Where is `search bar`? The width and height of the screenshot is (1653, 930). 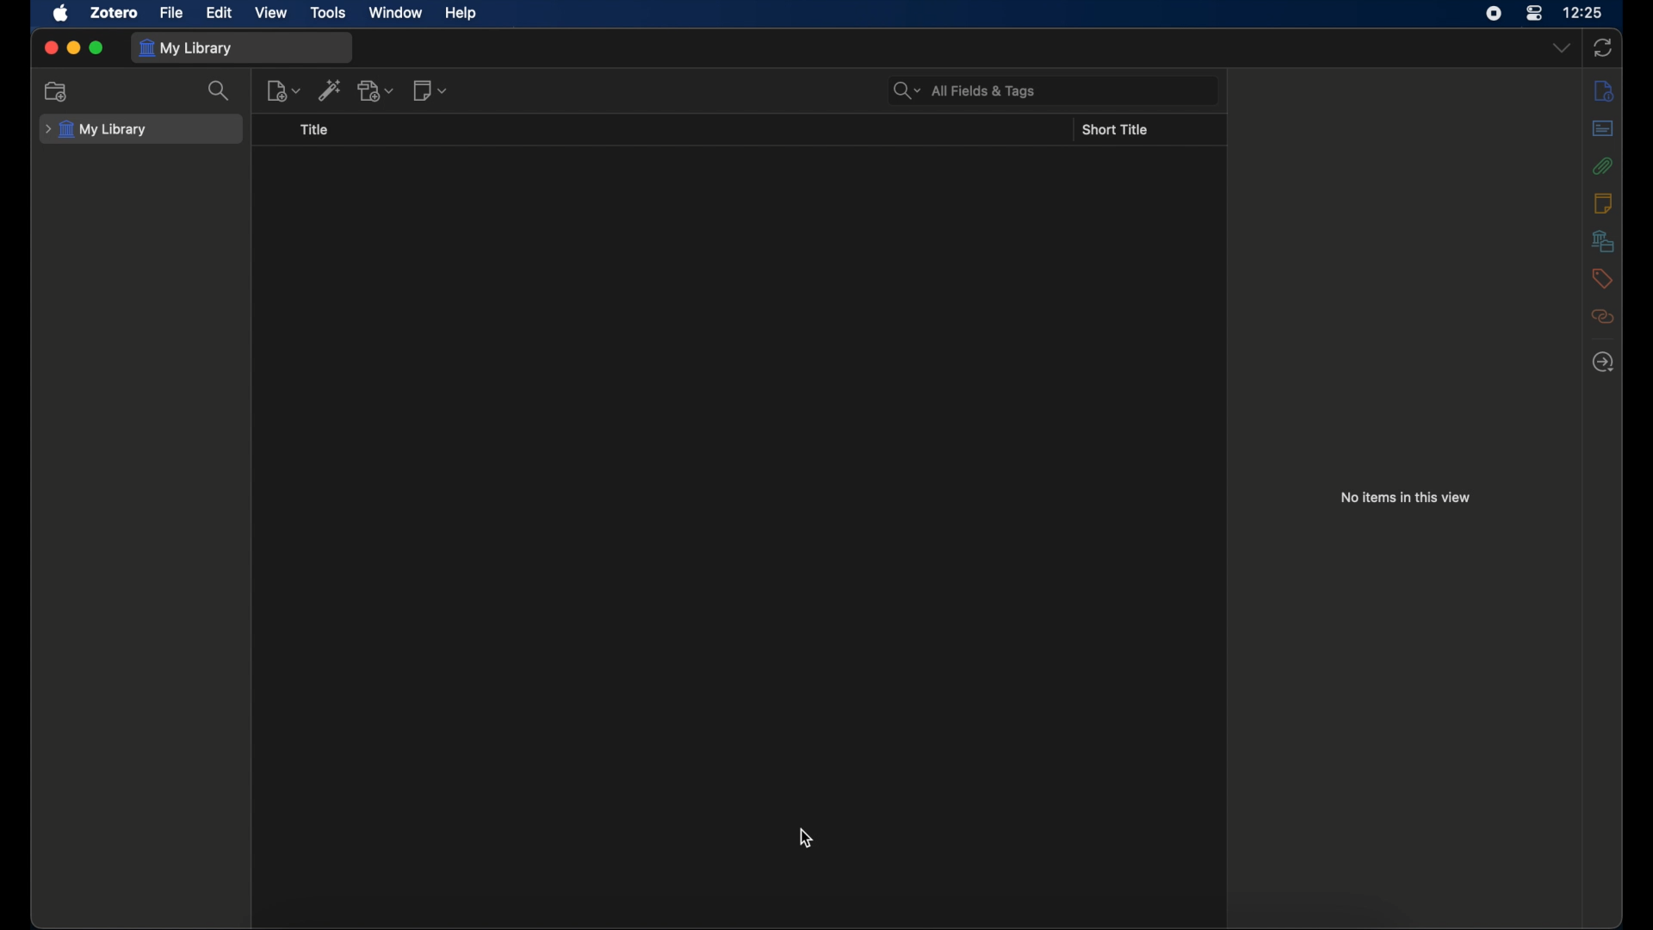
search bar is located at coordinates (964, 90).